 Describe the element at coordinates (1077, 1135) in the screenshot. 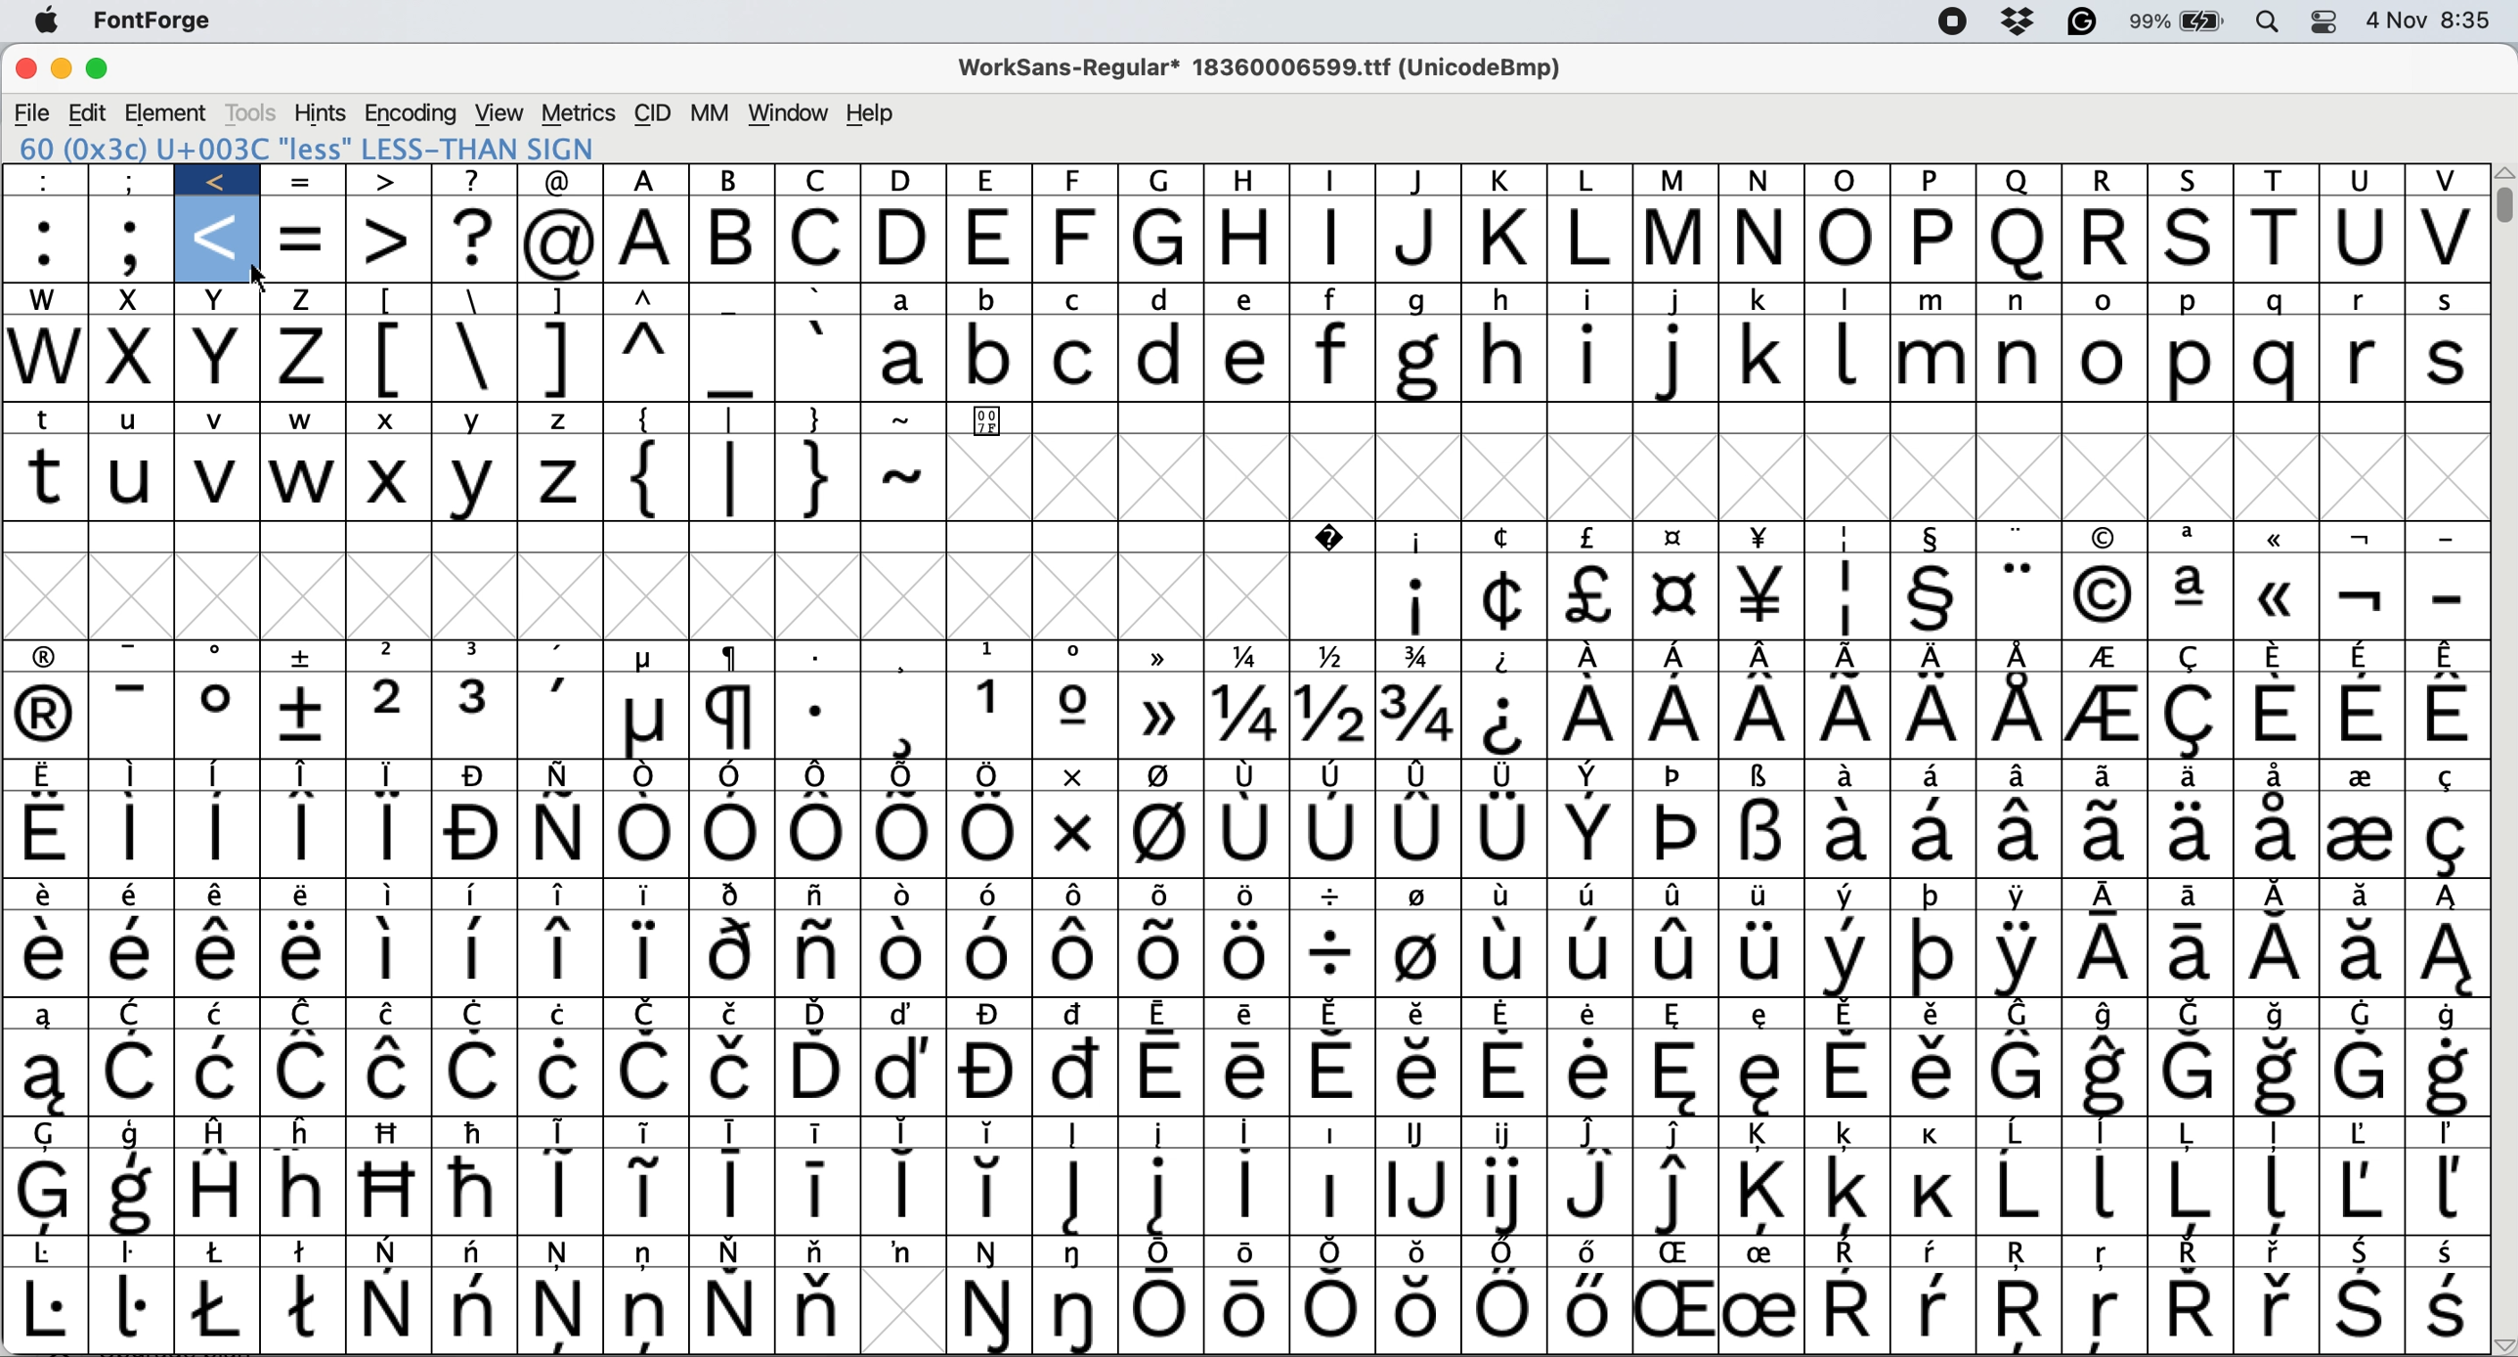

I see `Symbol` at that location.